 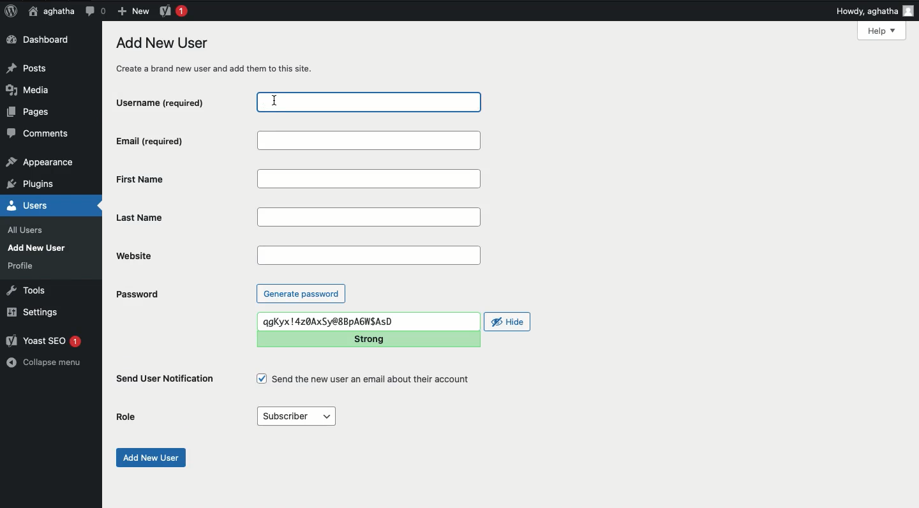 I want to click on Add new user create a brand new user and add them to this site., so click(x=221, y=55).